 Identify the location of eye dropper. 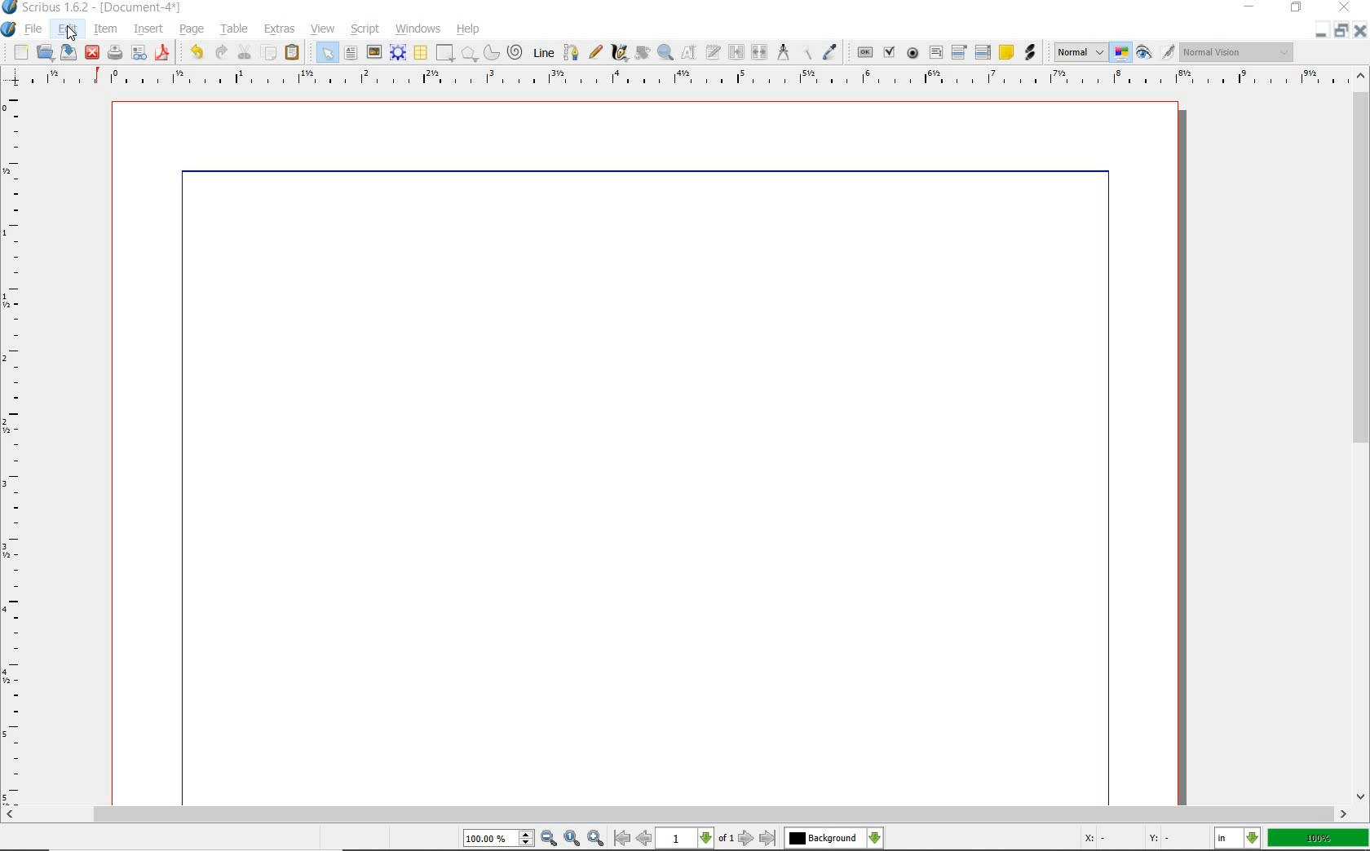
(831, 52).